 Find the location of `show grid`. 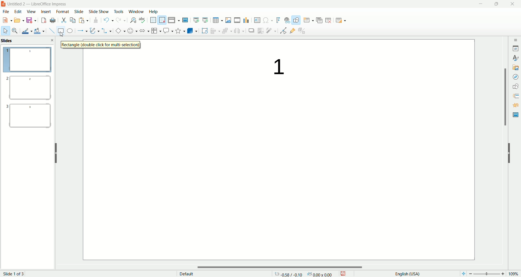

show grid is located at coordinates (153, 20).